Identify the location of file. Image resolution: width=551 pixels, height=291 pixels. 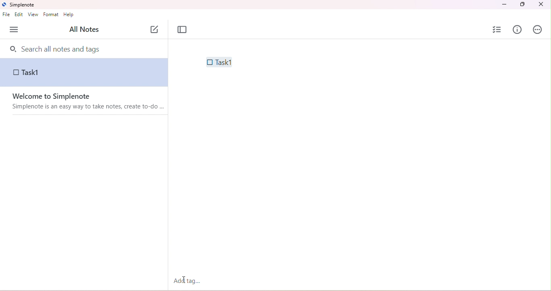
(6, 15).